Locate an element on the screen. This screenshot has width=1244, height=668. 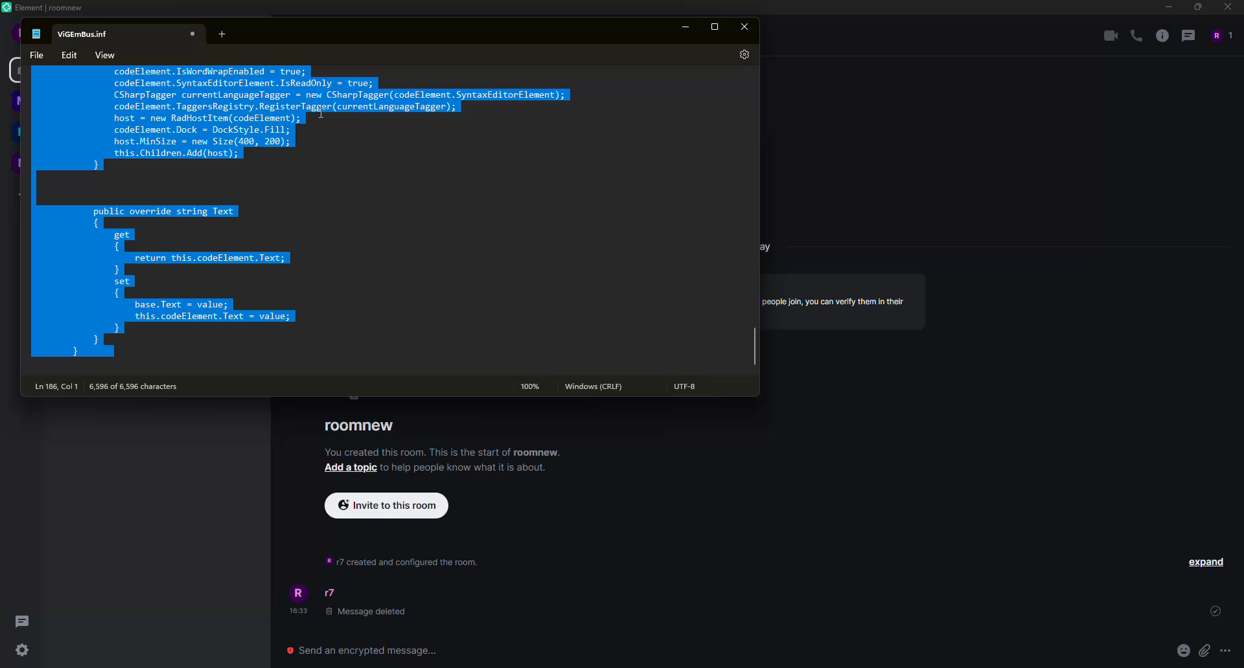
note is located at coordinates (86, 32).